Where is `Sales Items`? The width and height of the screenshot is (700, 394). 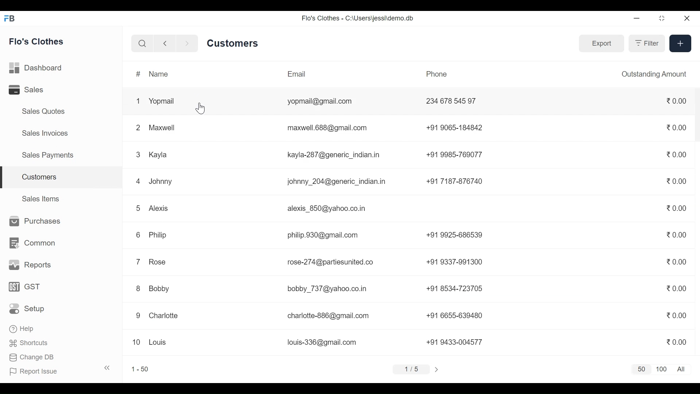 Sales Items is located at coordinates (42, 198).